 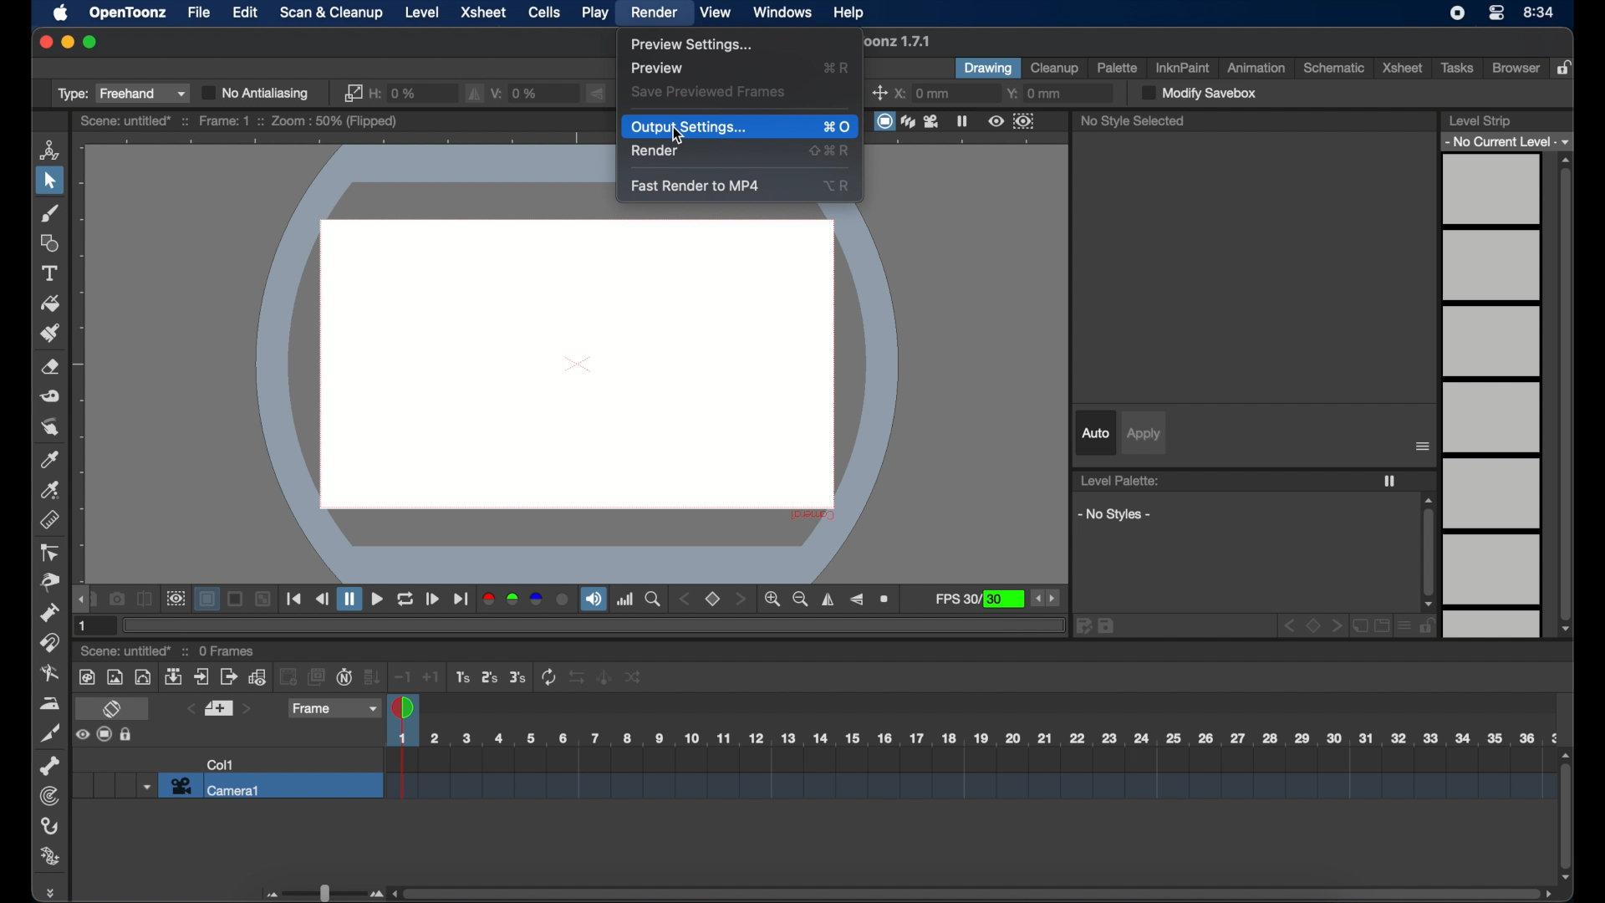 What do you see at coordinates (49, 181) in the screenshot?
I see `selection tool` at bounding box center [49, 181].